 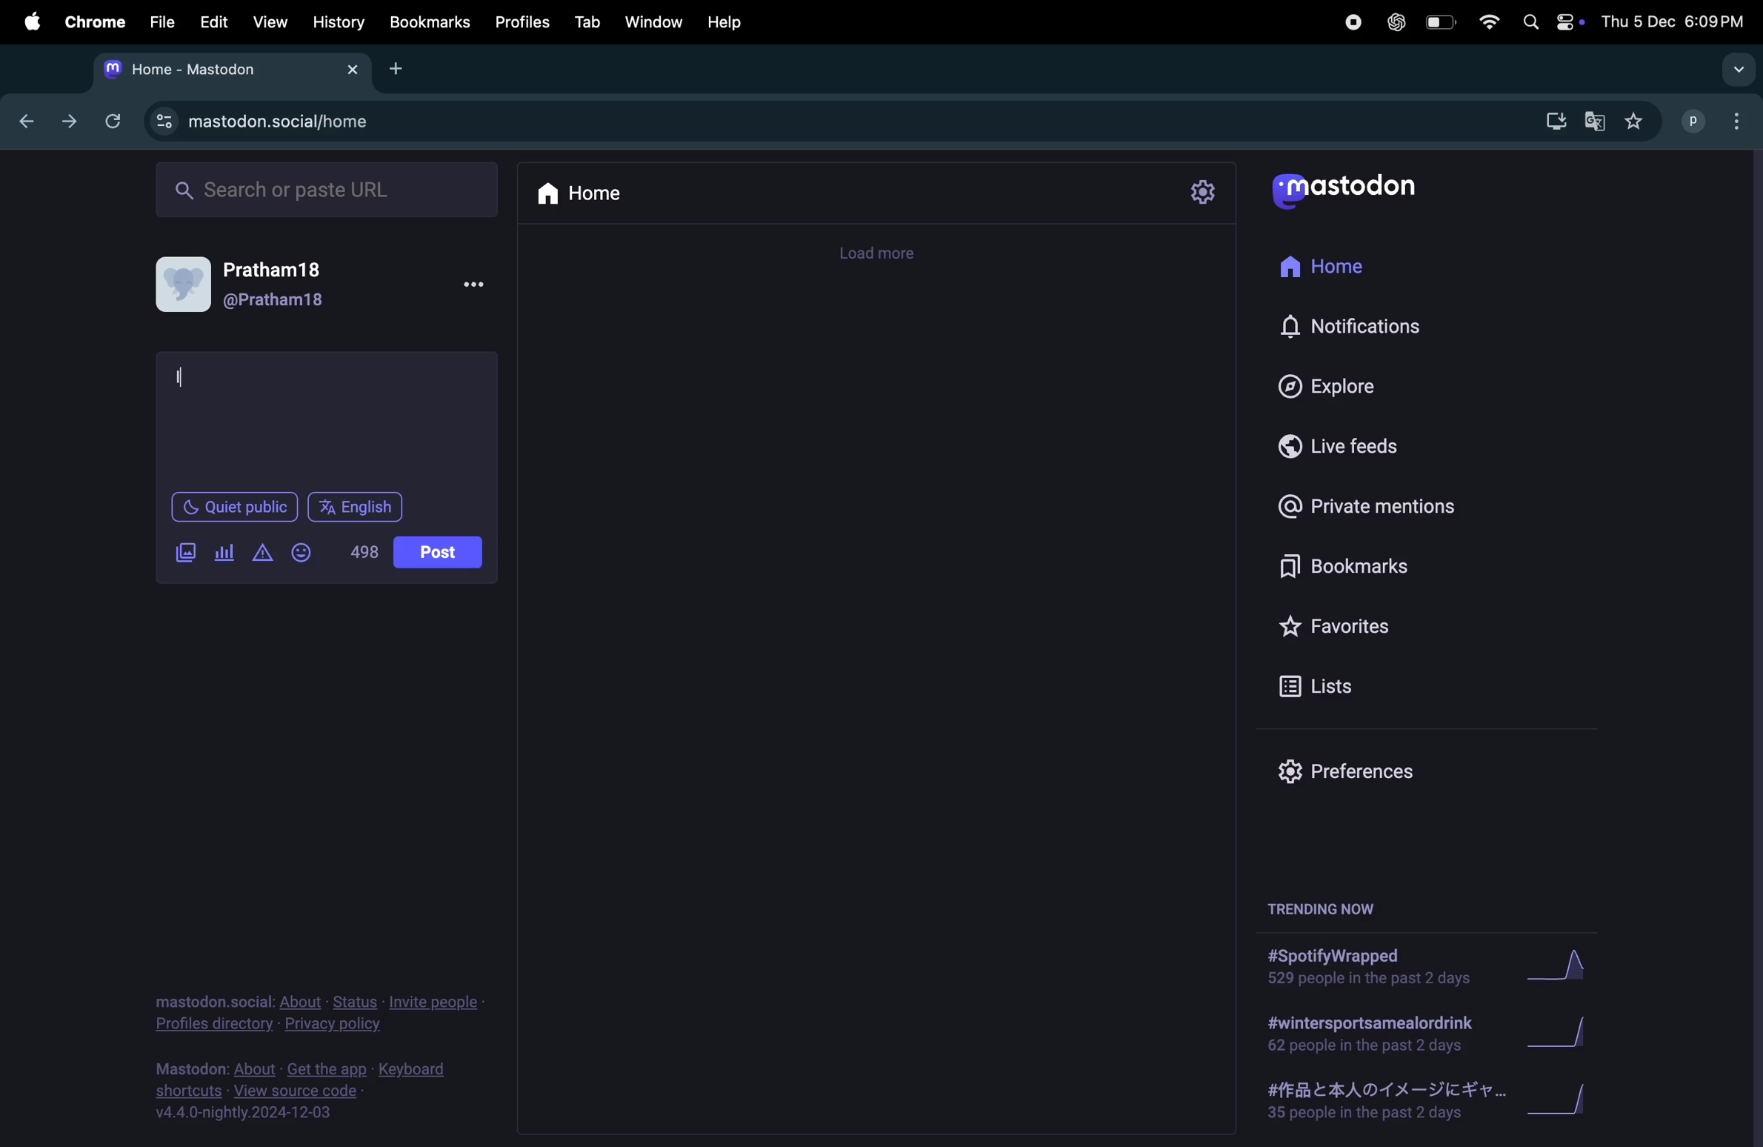 What do you see at coordinates (1337, 265) in the screenshot?
I see `home` at bounding box center [1337, 265].